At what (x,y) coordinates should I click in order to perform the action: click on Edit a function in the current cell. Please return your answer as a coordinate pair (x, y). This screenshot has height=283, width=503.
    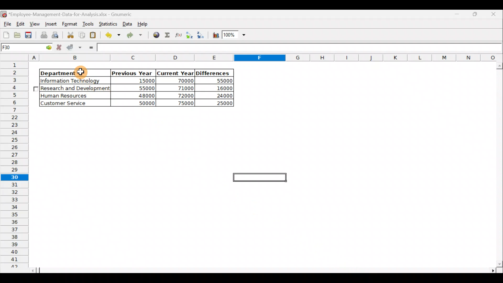
    Looking at the image, I should click on (178, 35).